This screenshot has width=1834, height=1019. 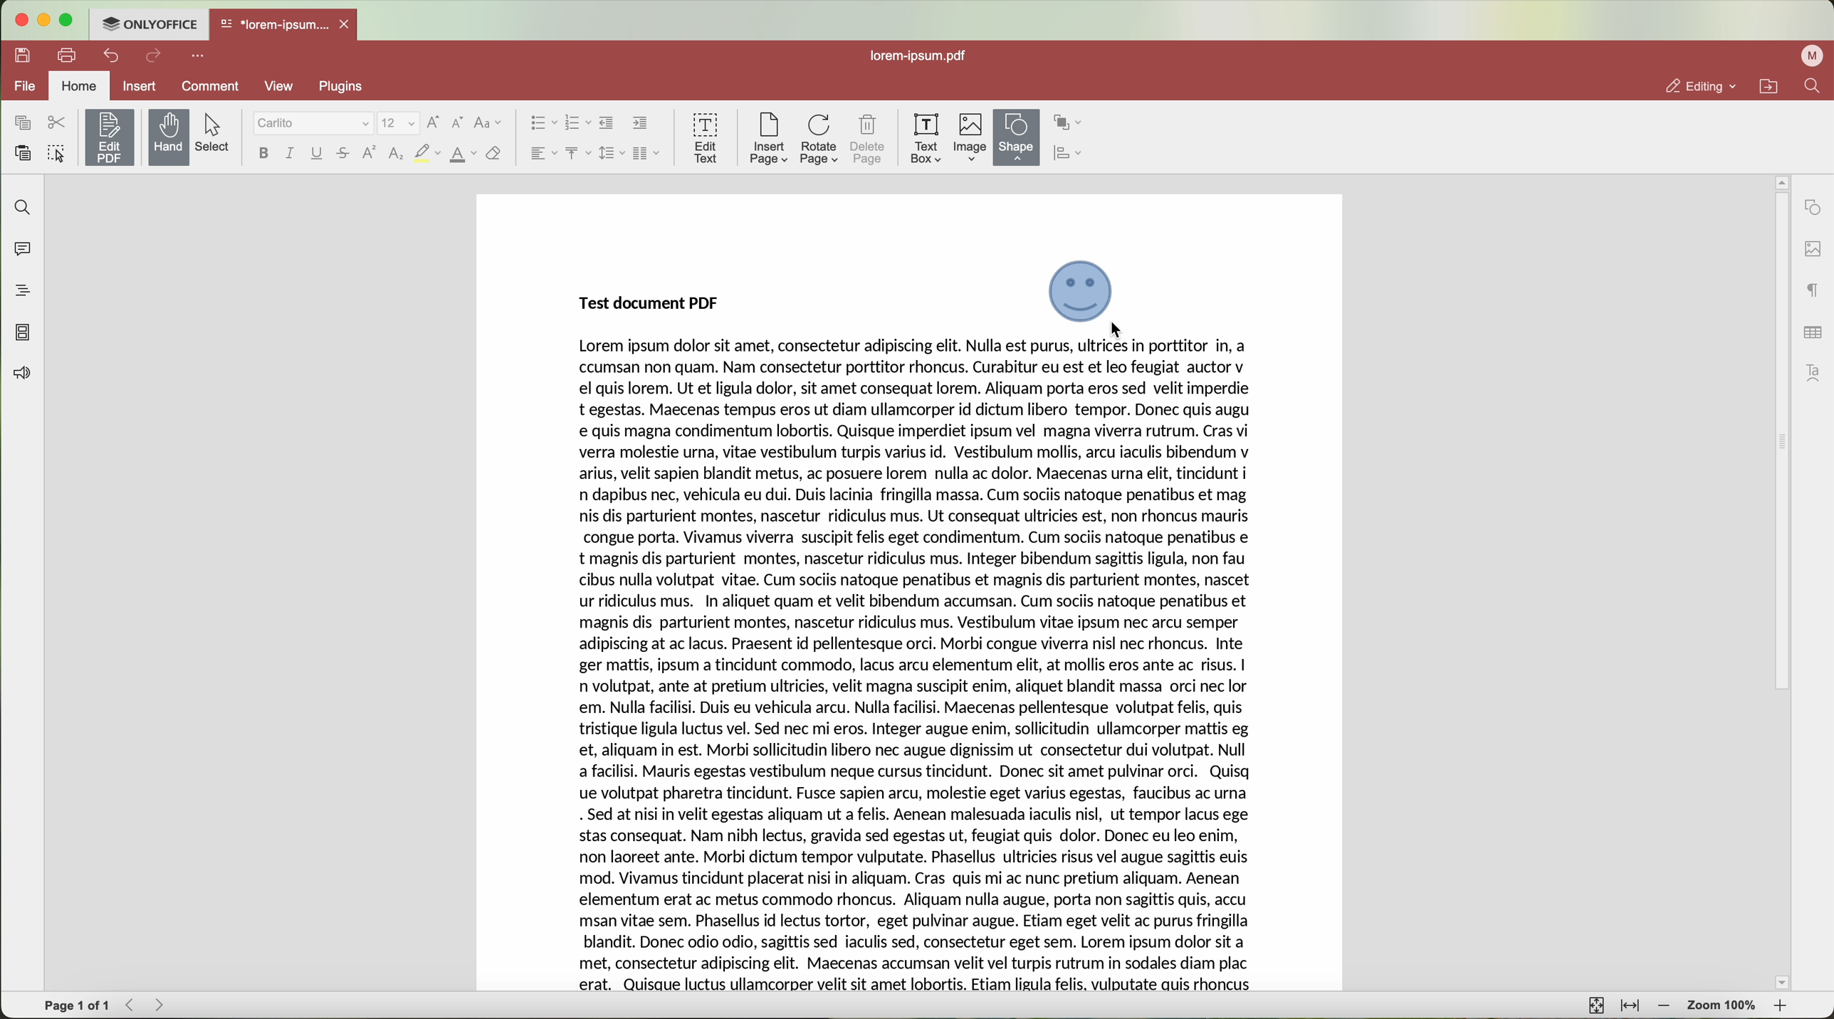 I want to click on fit to width, so click(x=1632, y=1007).